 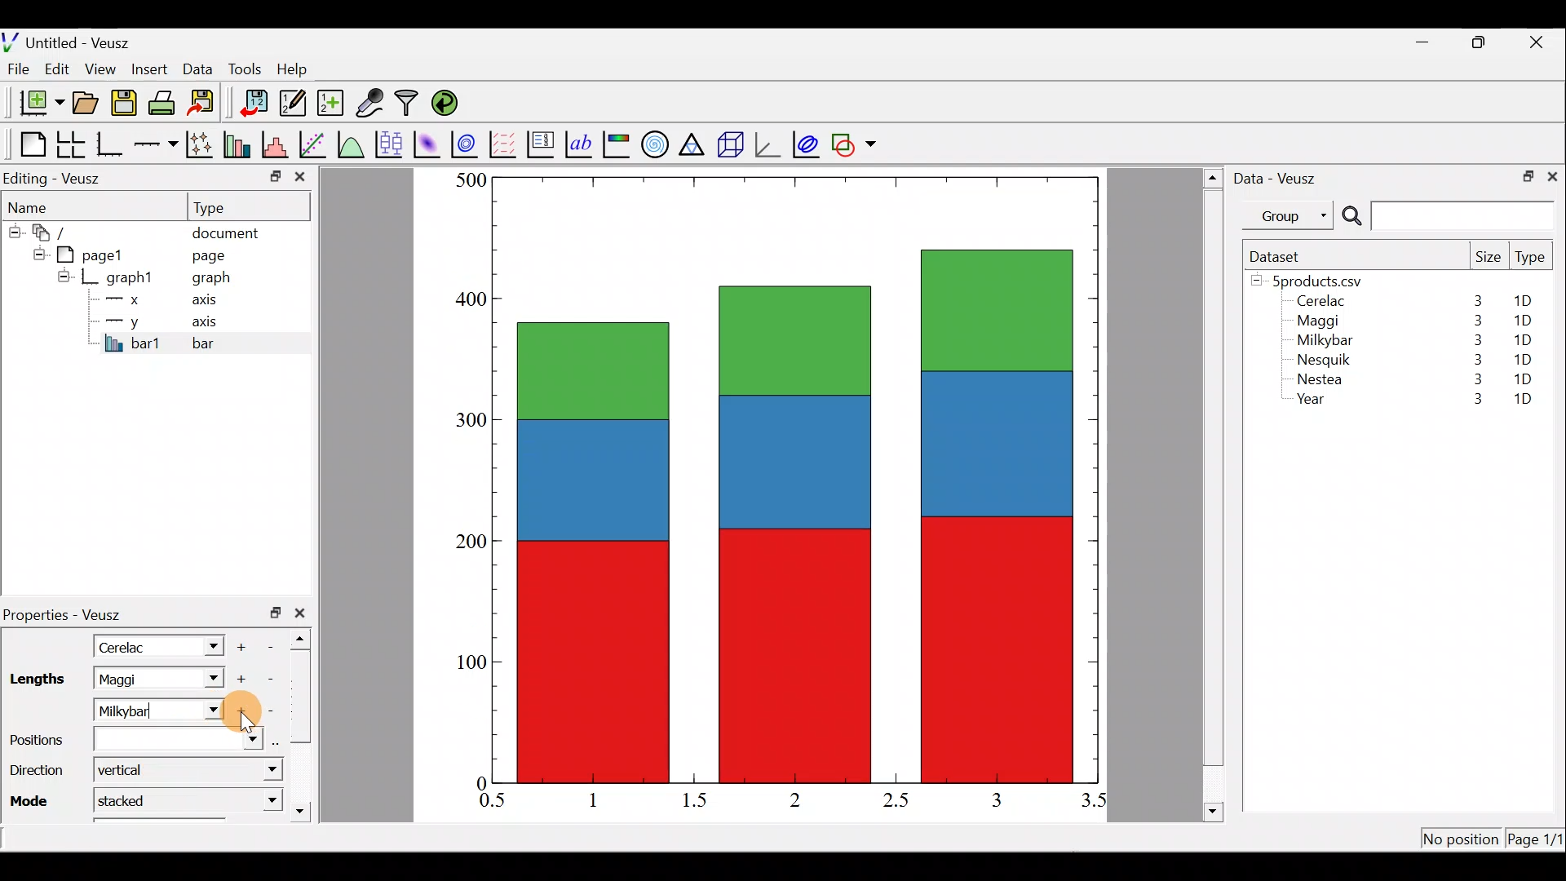 I want to click on 3, so click(x=1469, y=401).